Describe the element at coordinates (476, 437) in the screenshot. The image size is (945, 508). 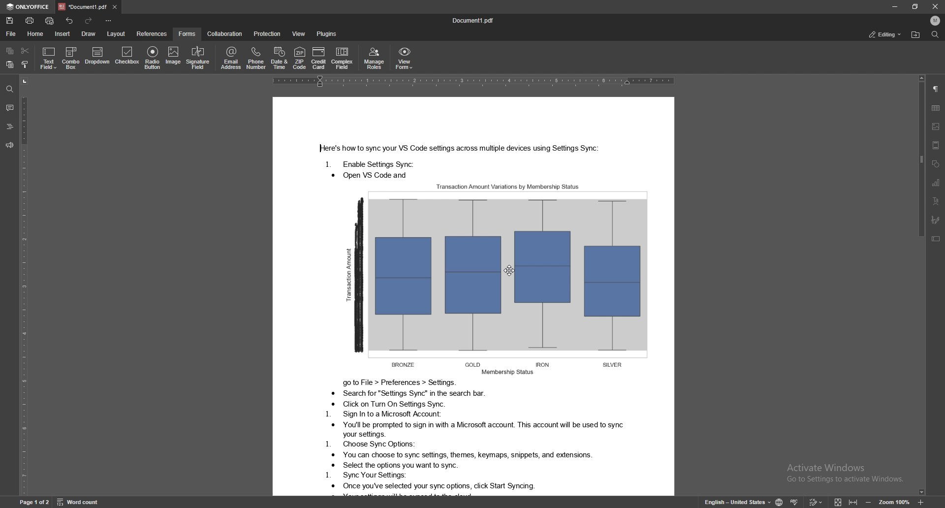
I see `Text` at that location.